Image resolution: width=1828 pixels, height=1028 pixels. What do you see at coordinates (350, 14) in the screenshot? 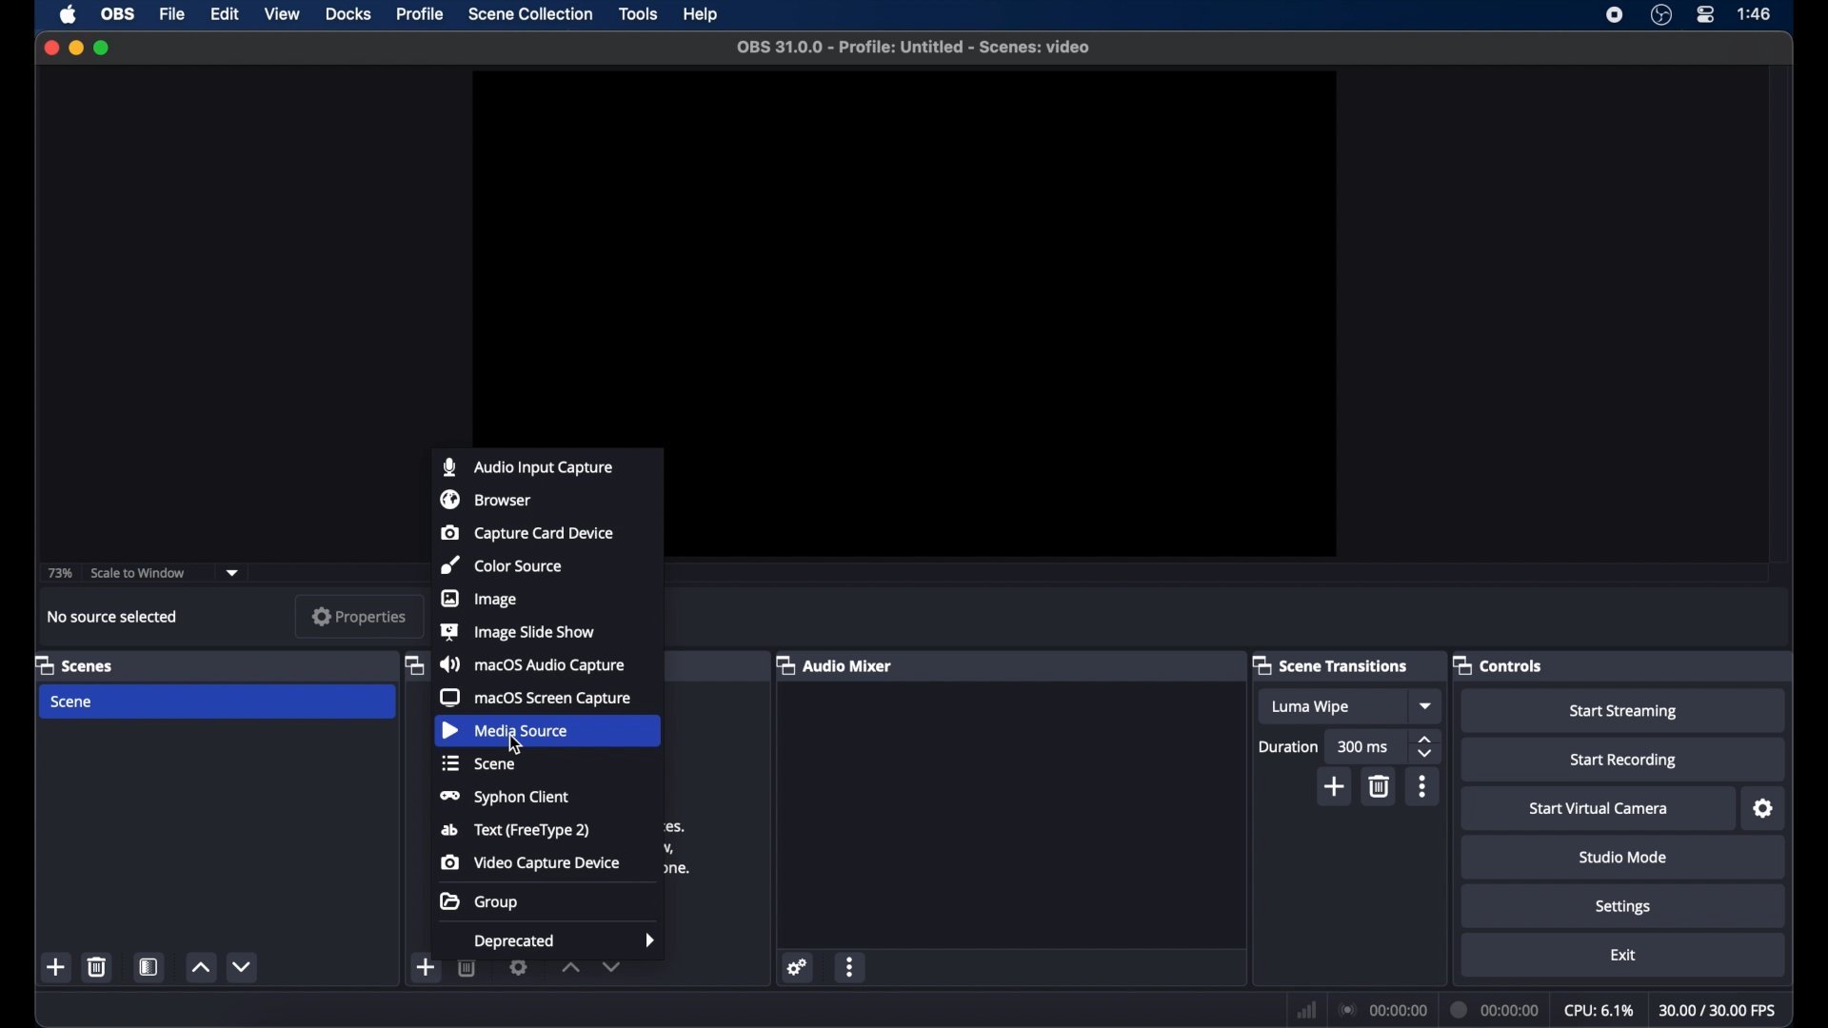
I see `docks` at bounding box center [350, 14].